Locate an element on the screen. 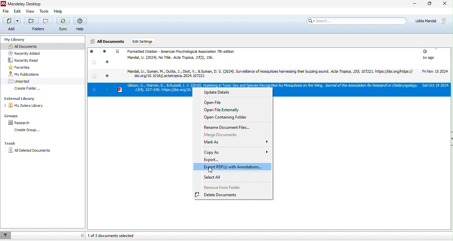 The height and width of the screenshot is (241, 453). my zotero library is located at coordinates (25, 106).